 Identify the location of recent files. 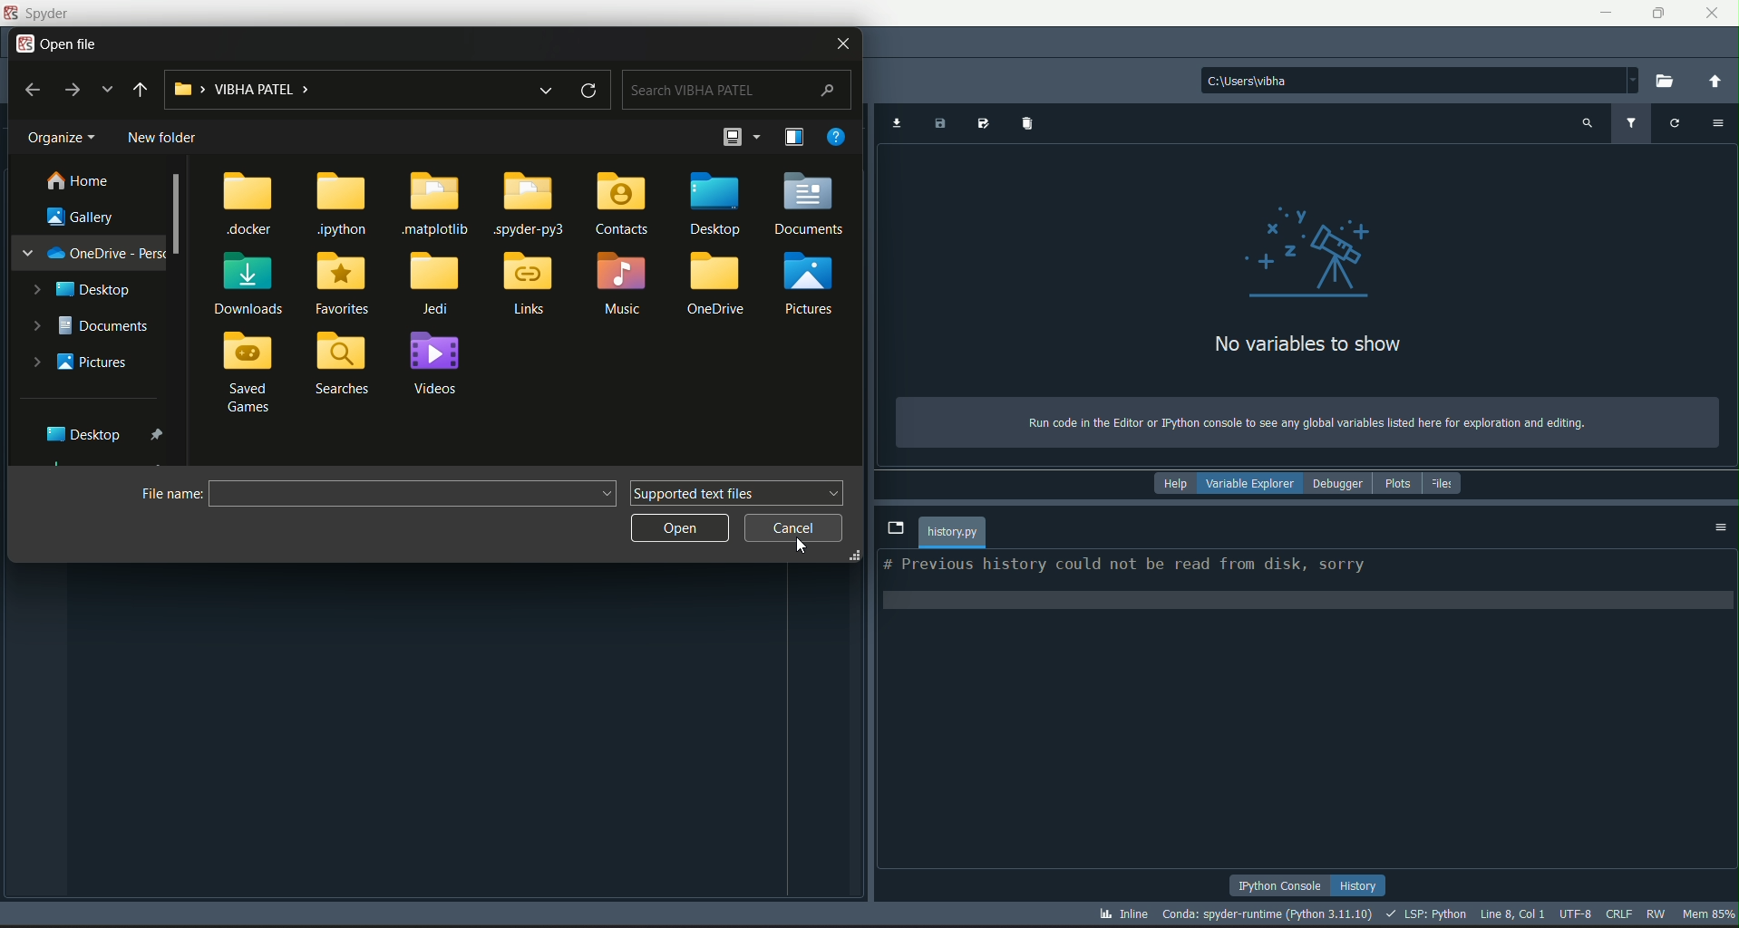
(543, 90).